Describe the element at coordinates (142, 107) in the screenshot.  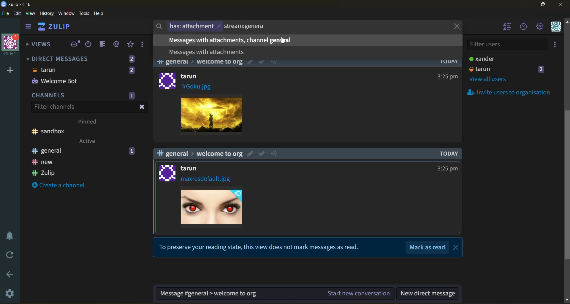
I see `close` at that location.